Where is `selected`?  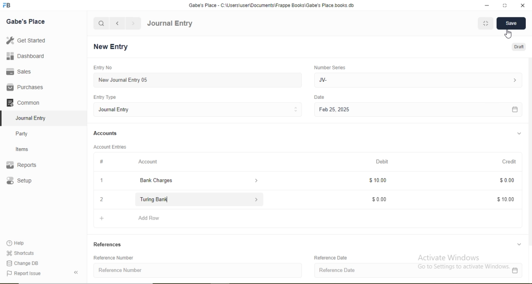 selected is located at coordinates (3, 118).